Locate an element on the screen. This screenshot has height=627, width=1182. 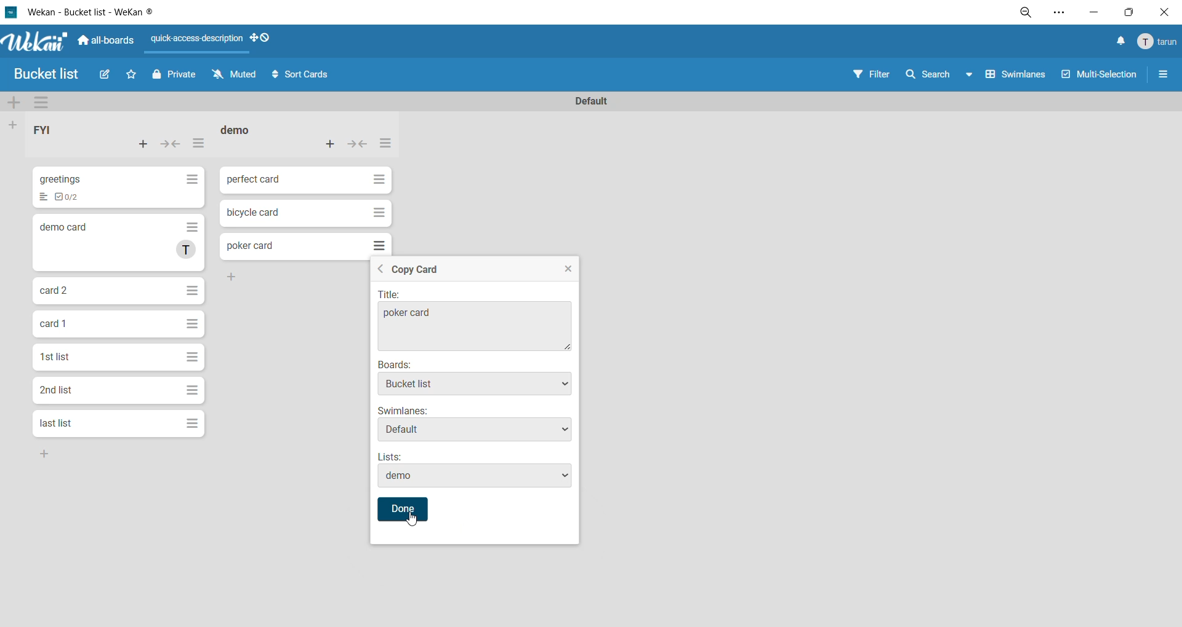
demo is located at coordinates (476, 475).